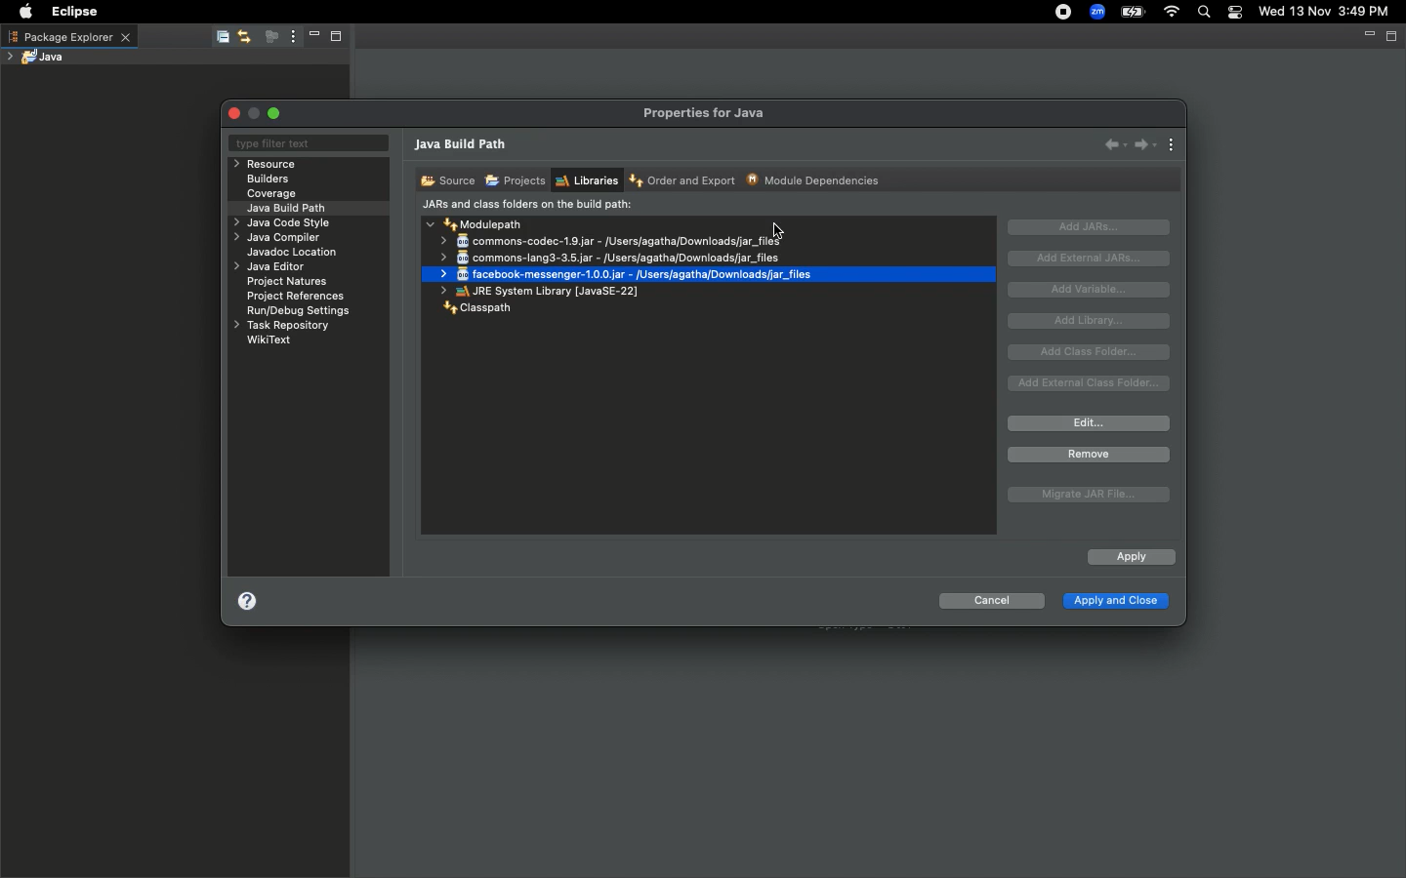 This screenshot has height=878, width=1406. I want to click on Back, so click(1115, 143).